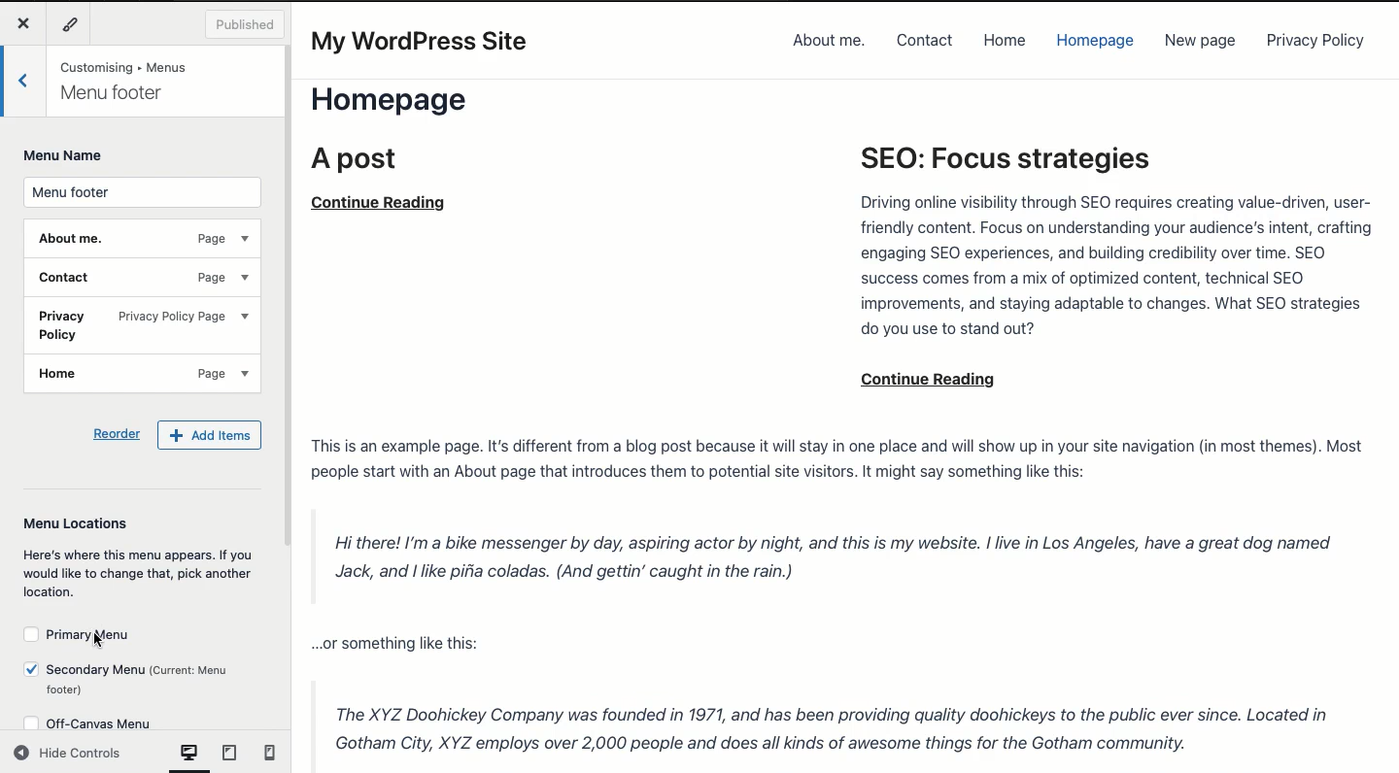  What do you see at coordinates (211, 435) in the screenshot?
I see `Add items` at bounding box center [211, 435].